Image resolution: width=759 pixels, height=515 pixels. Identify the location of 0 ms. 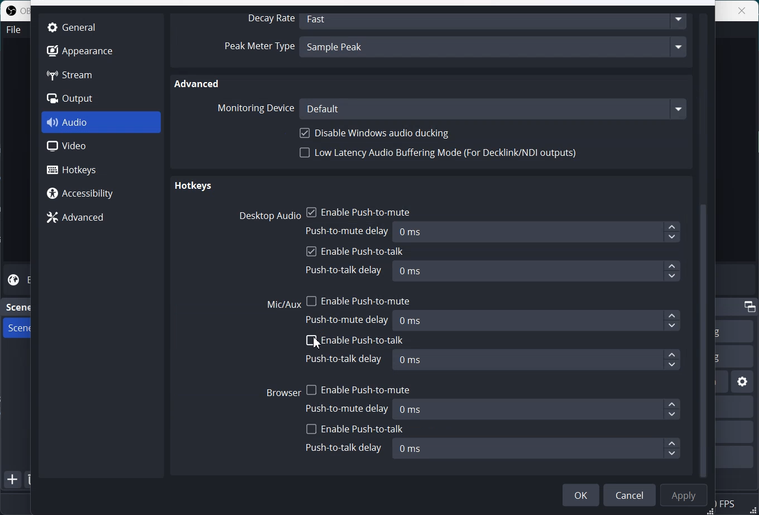
(537, 360).